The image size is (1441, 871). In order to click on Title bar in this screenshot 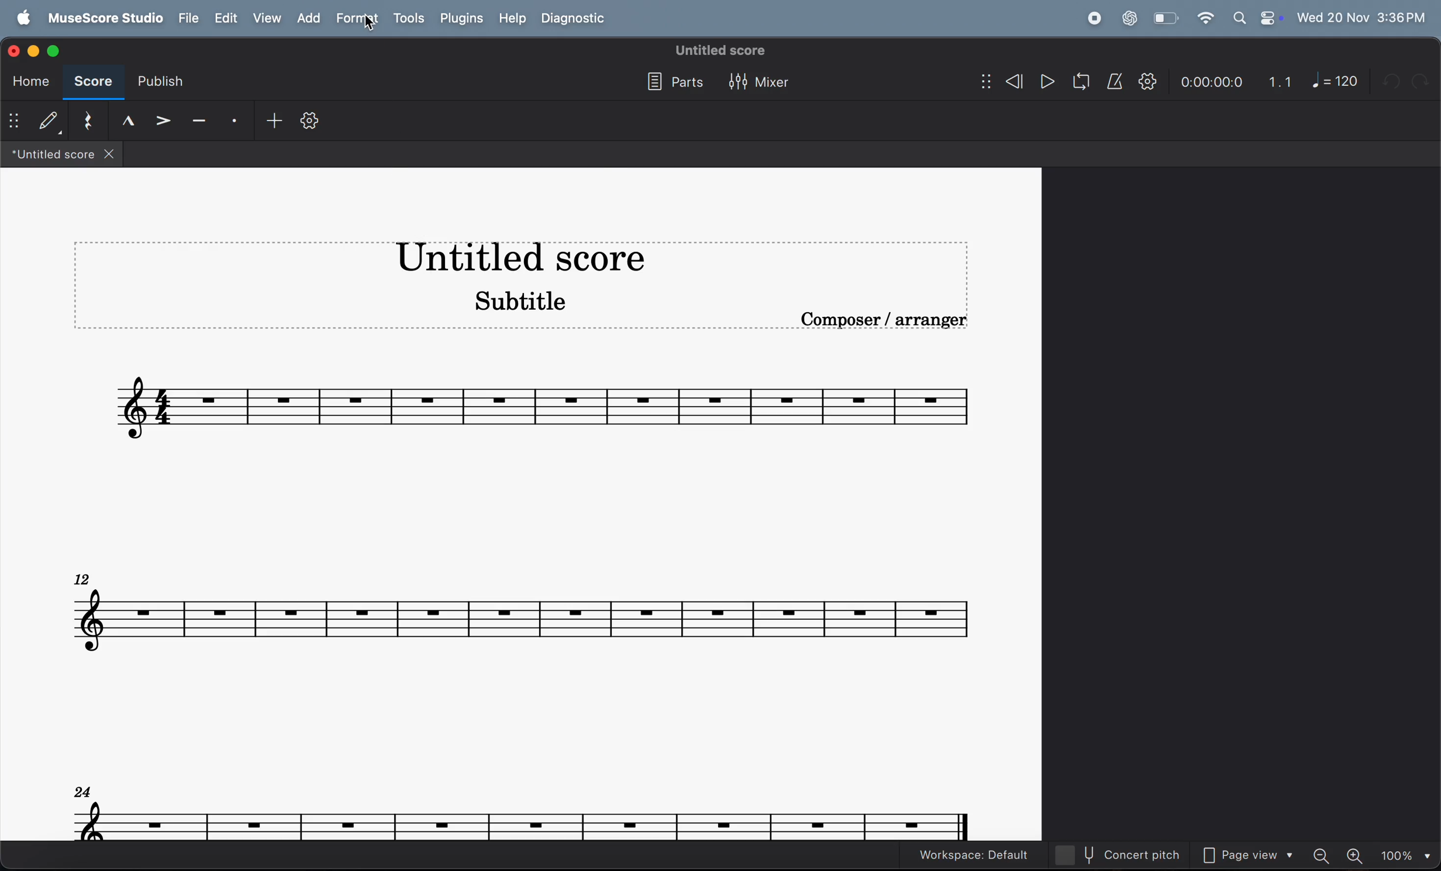, I will do `click(519, 258)`.